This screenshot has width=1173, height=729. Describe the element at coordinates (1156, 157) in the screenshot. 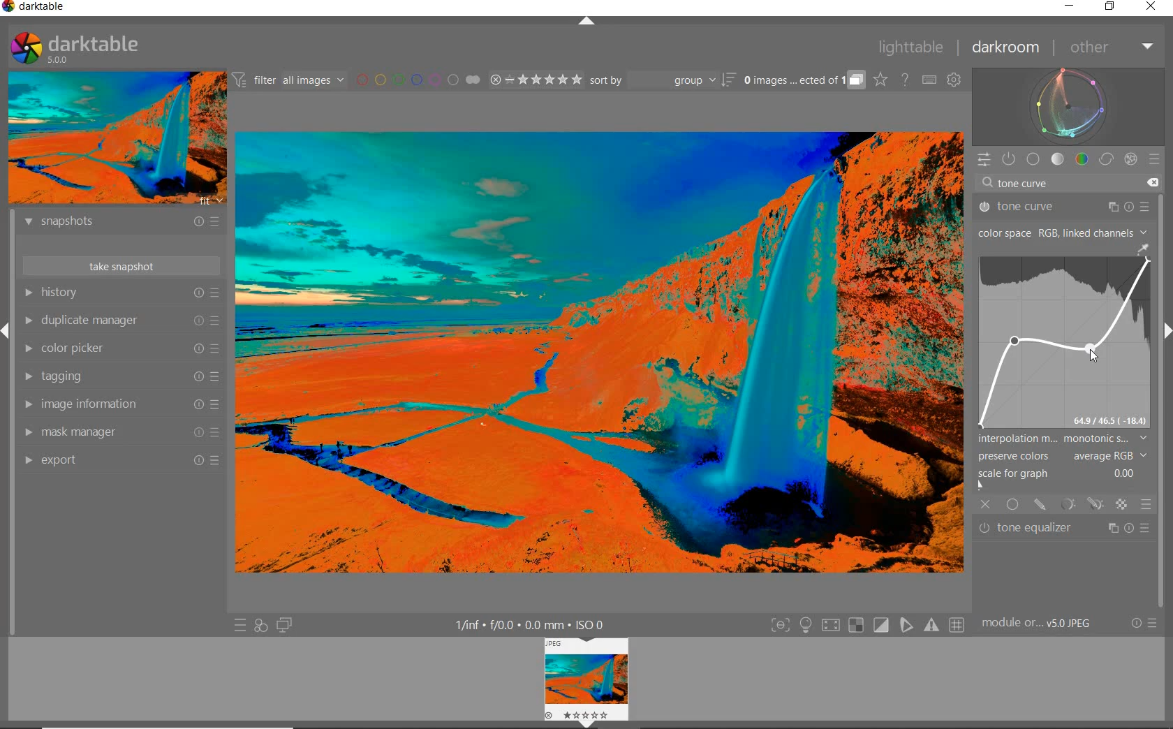

I see `preset` at that location.